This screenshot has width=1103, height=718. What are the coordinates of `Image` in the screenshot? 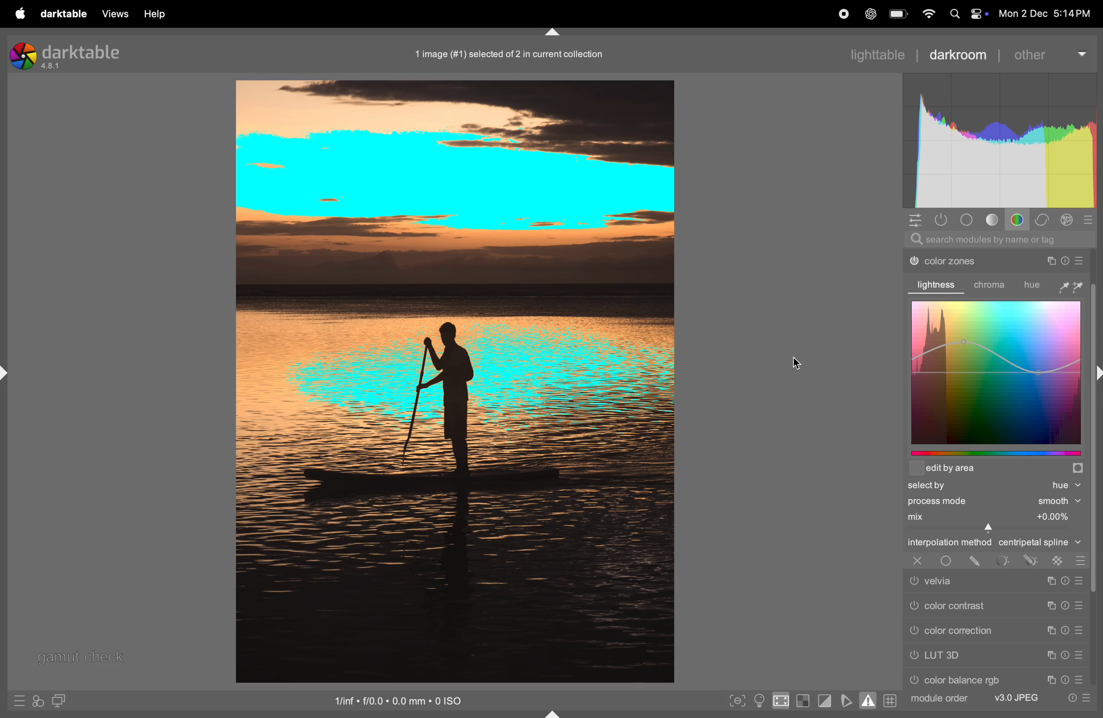 It's located at (454, 380).